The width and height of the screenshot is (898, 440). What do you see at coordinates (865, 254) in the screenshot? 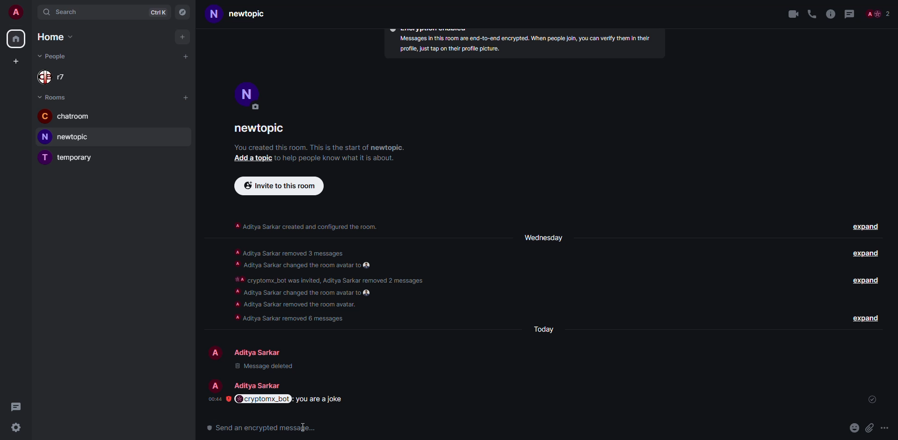
I see `expand` at bounding box center [865, 254].